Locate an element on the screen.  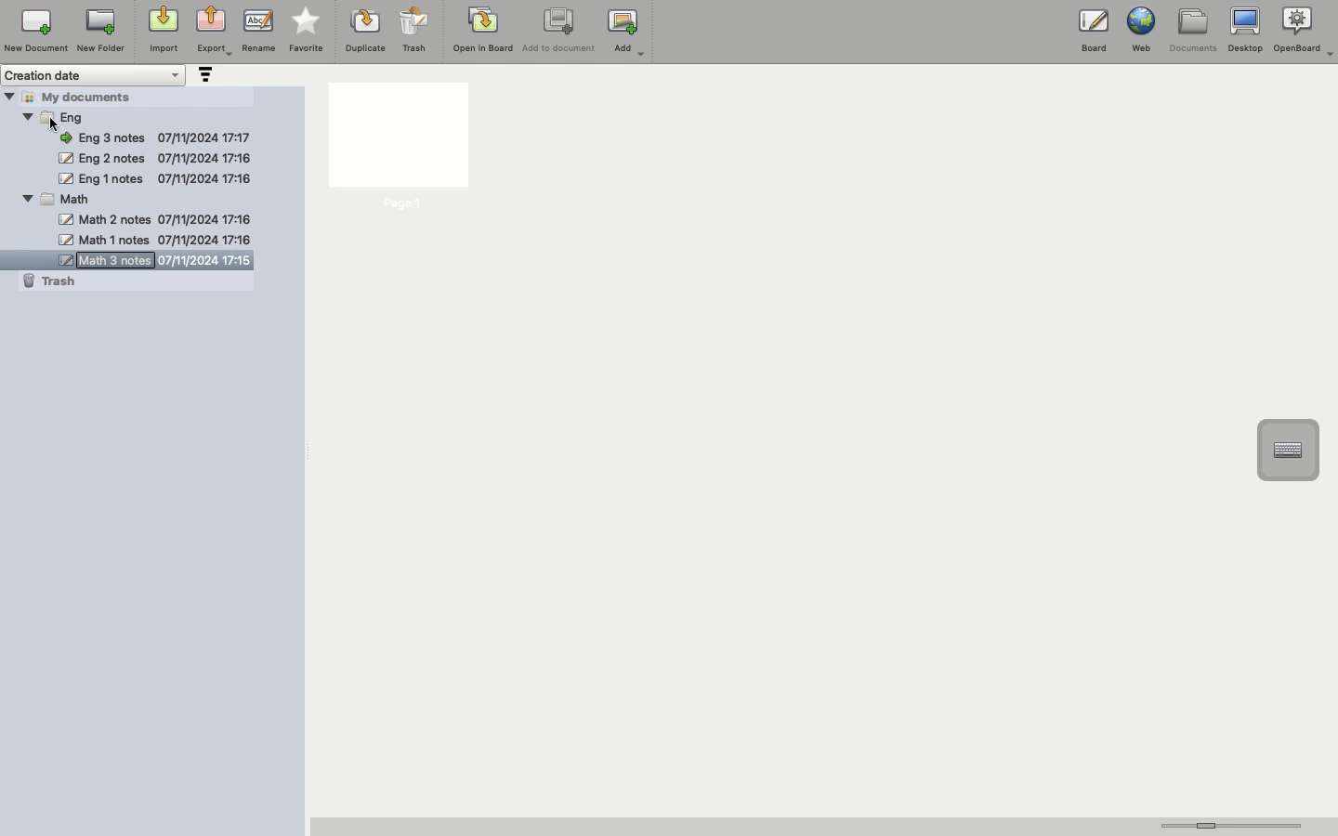
OpenBoard is located at coordinates (1305, 30).